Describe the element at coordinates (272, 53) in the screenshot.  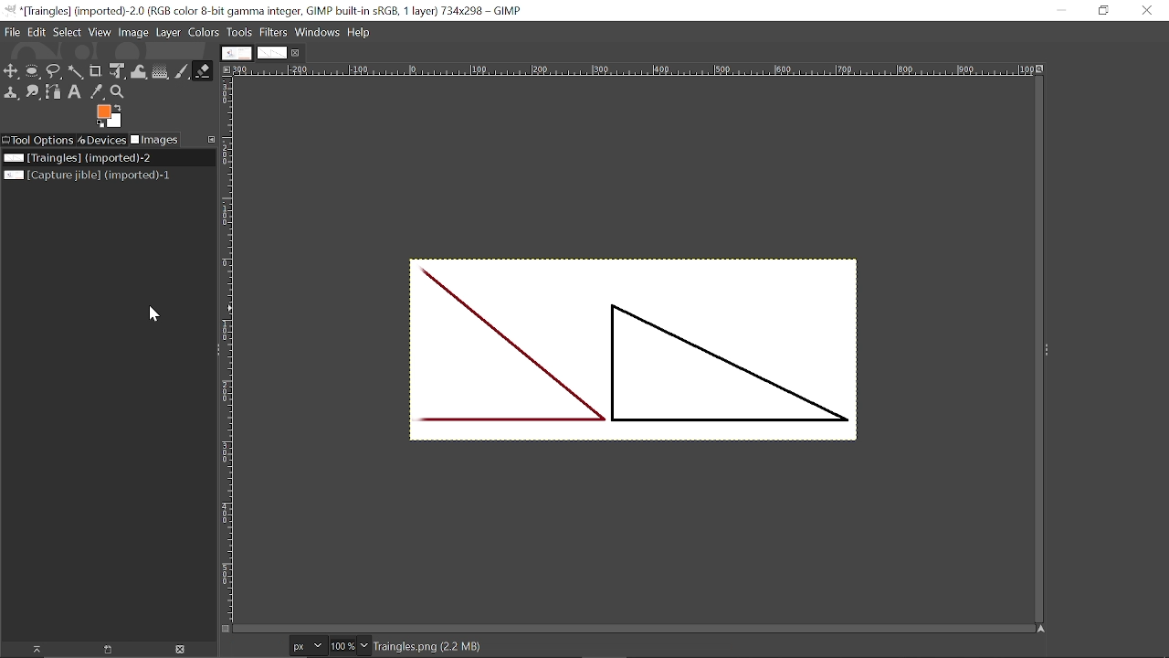
I see `Current tab` at that location.